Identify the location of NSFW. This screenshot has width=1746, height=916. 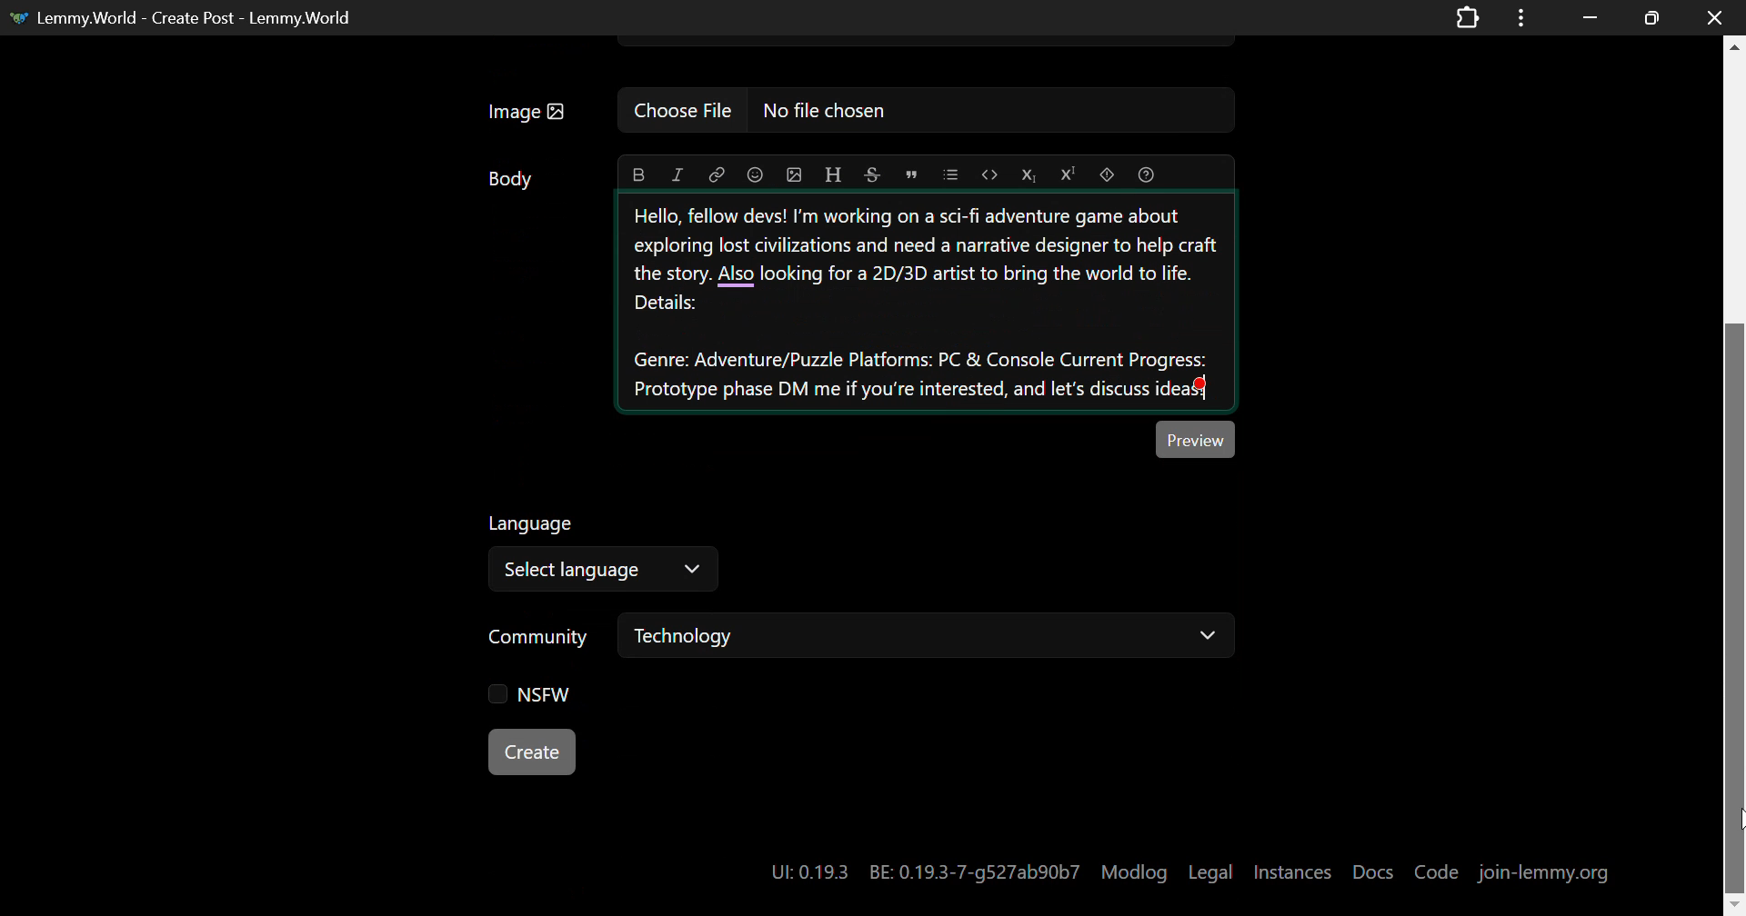
(522, 692).